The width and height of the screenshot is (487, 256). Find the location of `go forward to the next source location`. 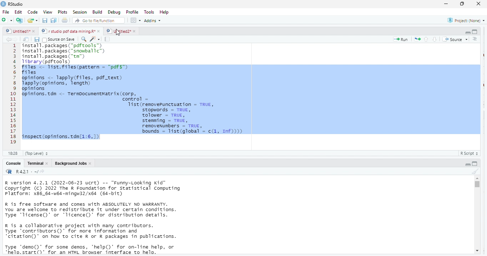

go forward to the next source location is located at coordinates (17, 39).